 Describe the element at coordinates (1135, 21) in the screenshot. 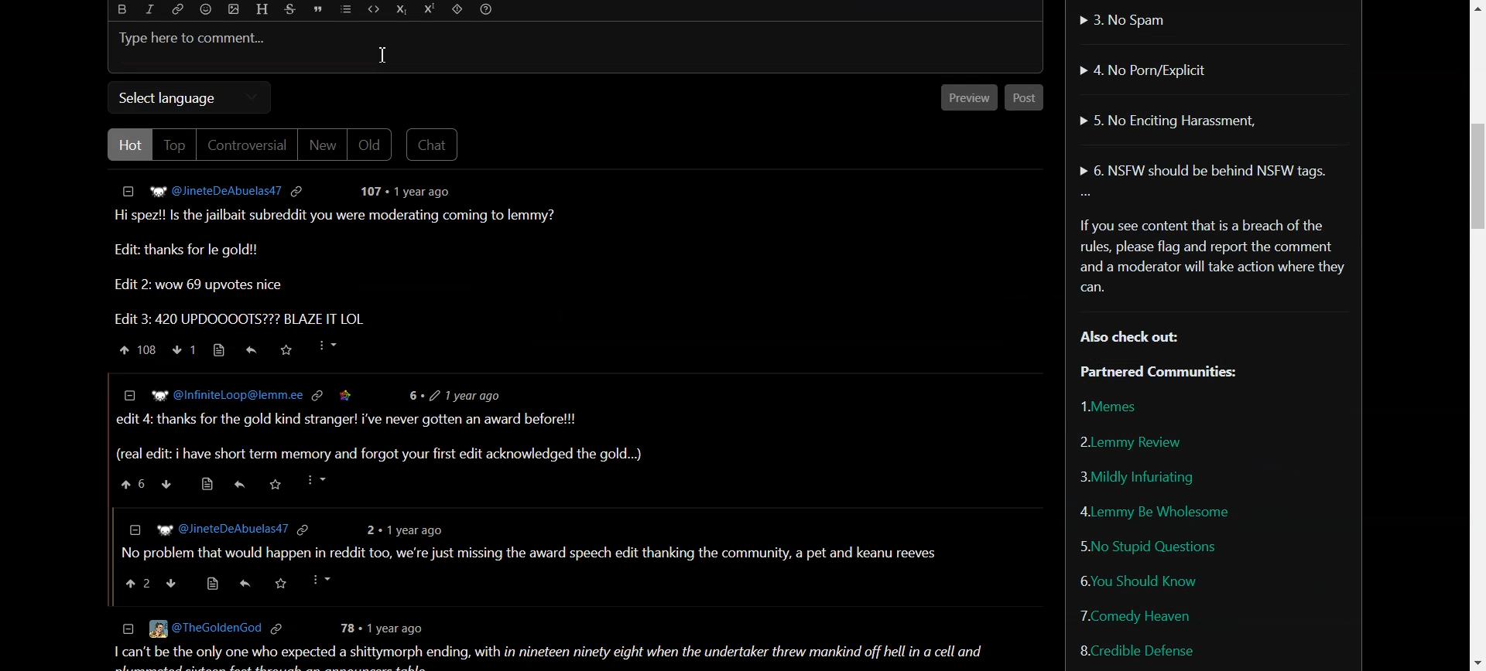

I see `No Spam` at that location.